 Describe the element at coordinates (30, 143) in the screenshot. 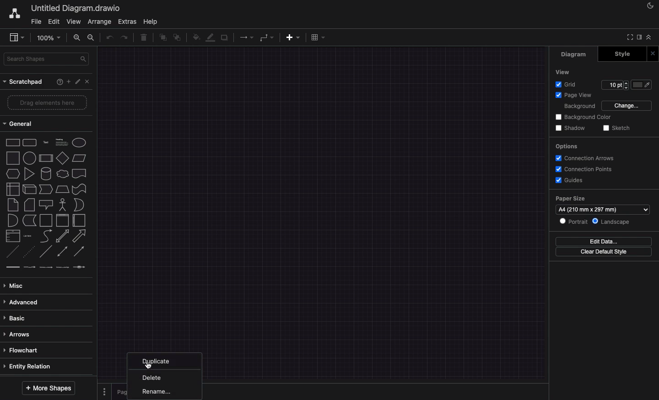

I see `rounded rectangle` at that location.